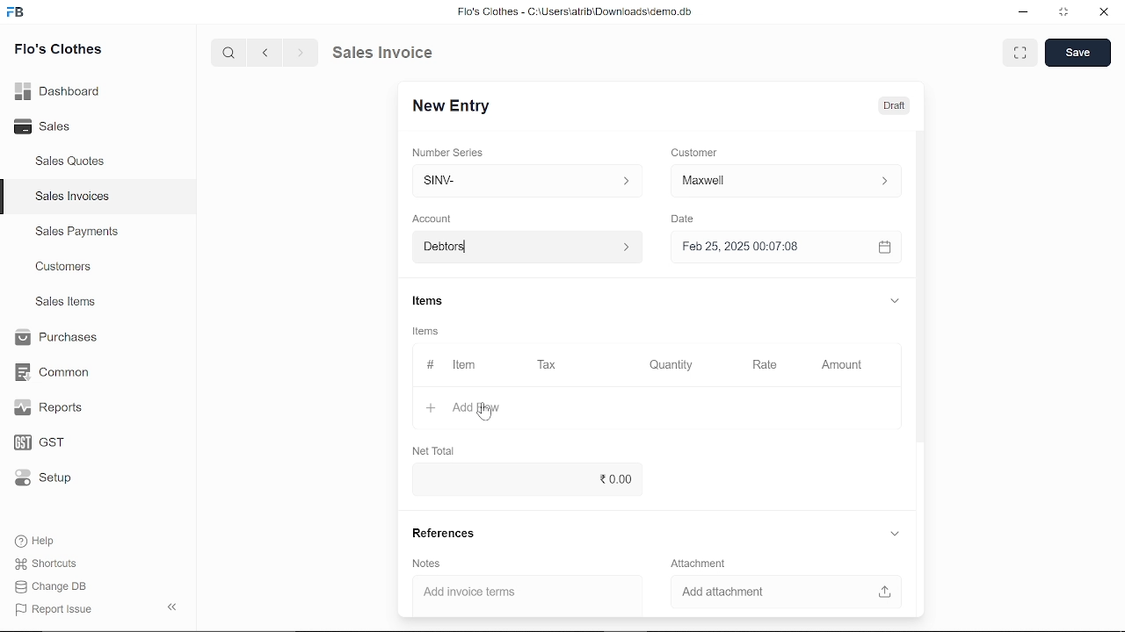 The width and height of the screenshot is (1125, 632). Describe the element at coordinates (1078, 53) in the screenshot. I see `save` at that location.